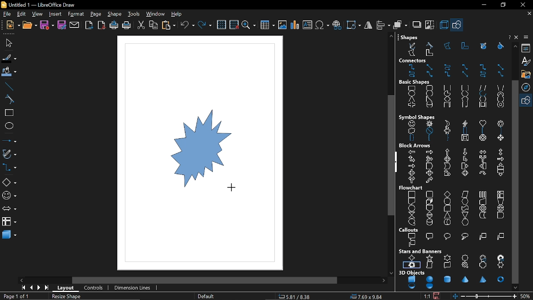 This screenshot has height=300, width=533. What do you see at coordinates (528, 13) in the screenshot?
I see `Close tab` at bounding box center [528, 13].